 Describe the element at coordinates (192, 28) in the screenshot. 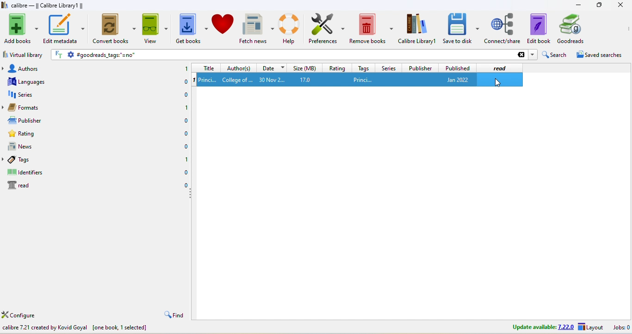

I see `get books` at that location.